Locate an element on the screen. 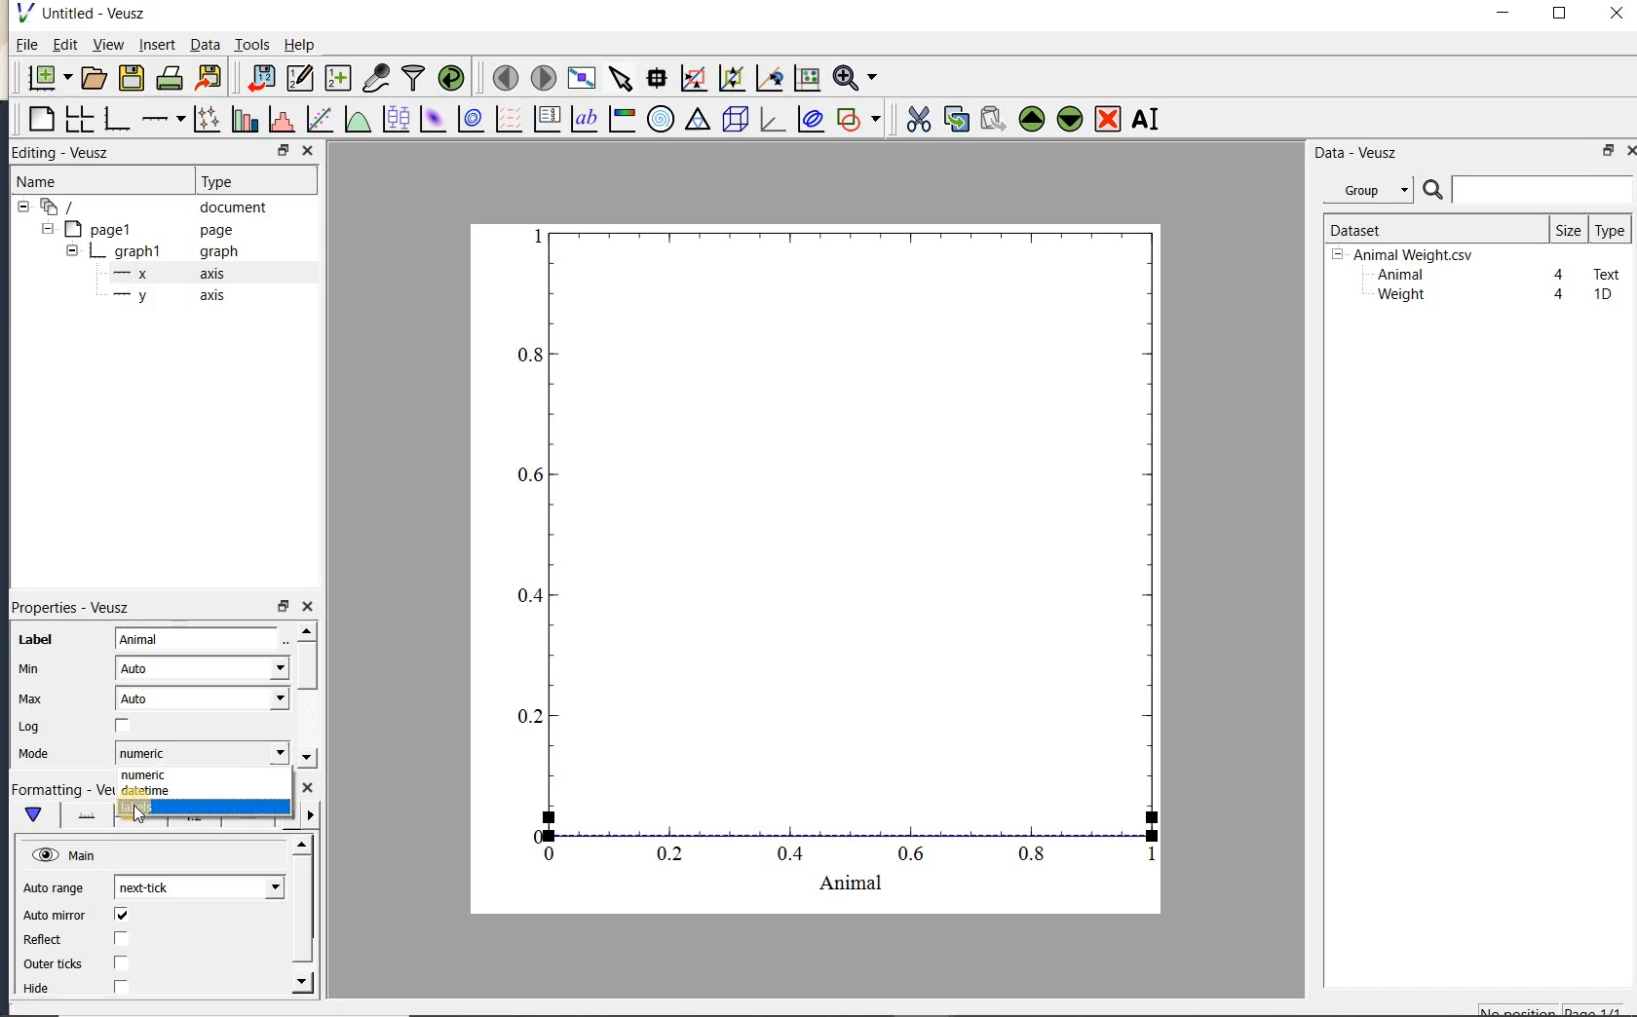  remove the selected widget is located at coordinates (1106, 121).